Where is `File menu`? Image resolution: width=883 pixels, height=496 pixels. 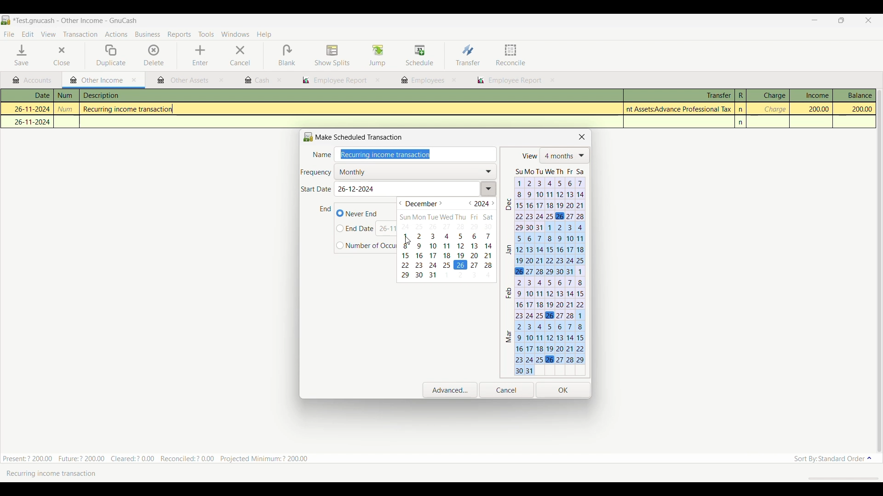
File menu is located at coordinates (9, 34).